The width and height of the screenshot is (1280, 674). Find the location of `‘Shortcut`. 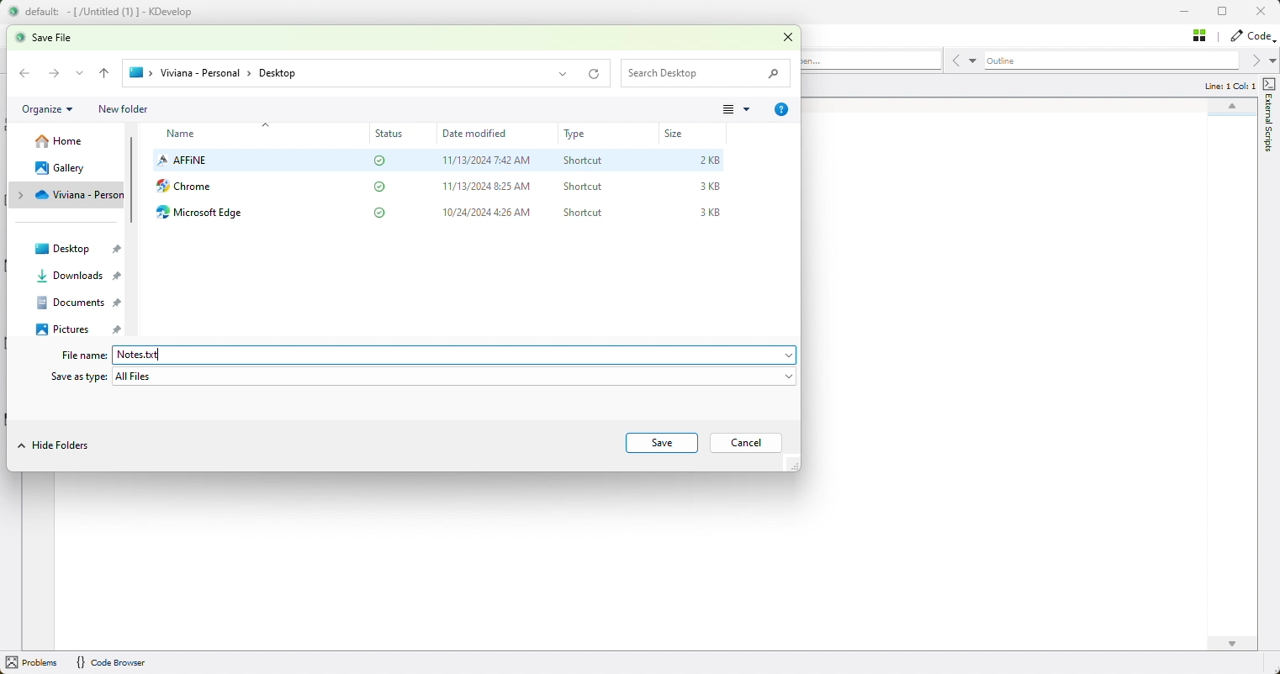

‘Shortcut is located at coordinates (584, 187).